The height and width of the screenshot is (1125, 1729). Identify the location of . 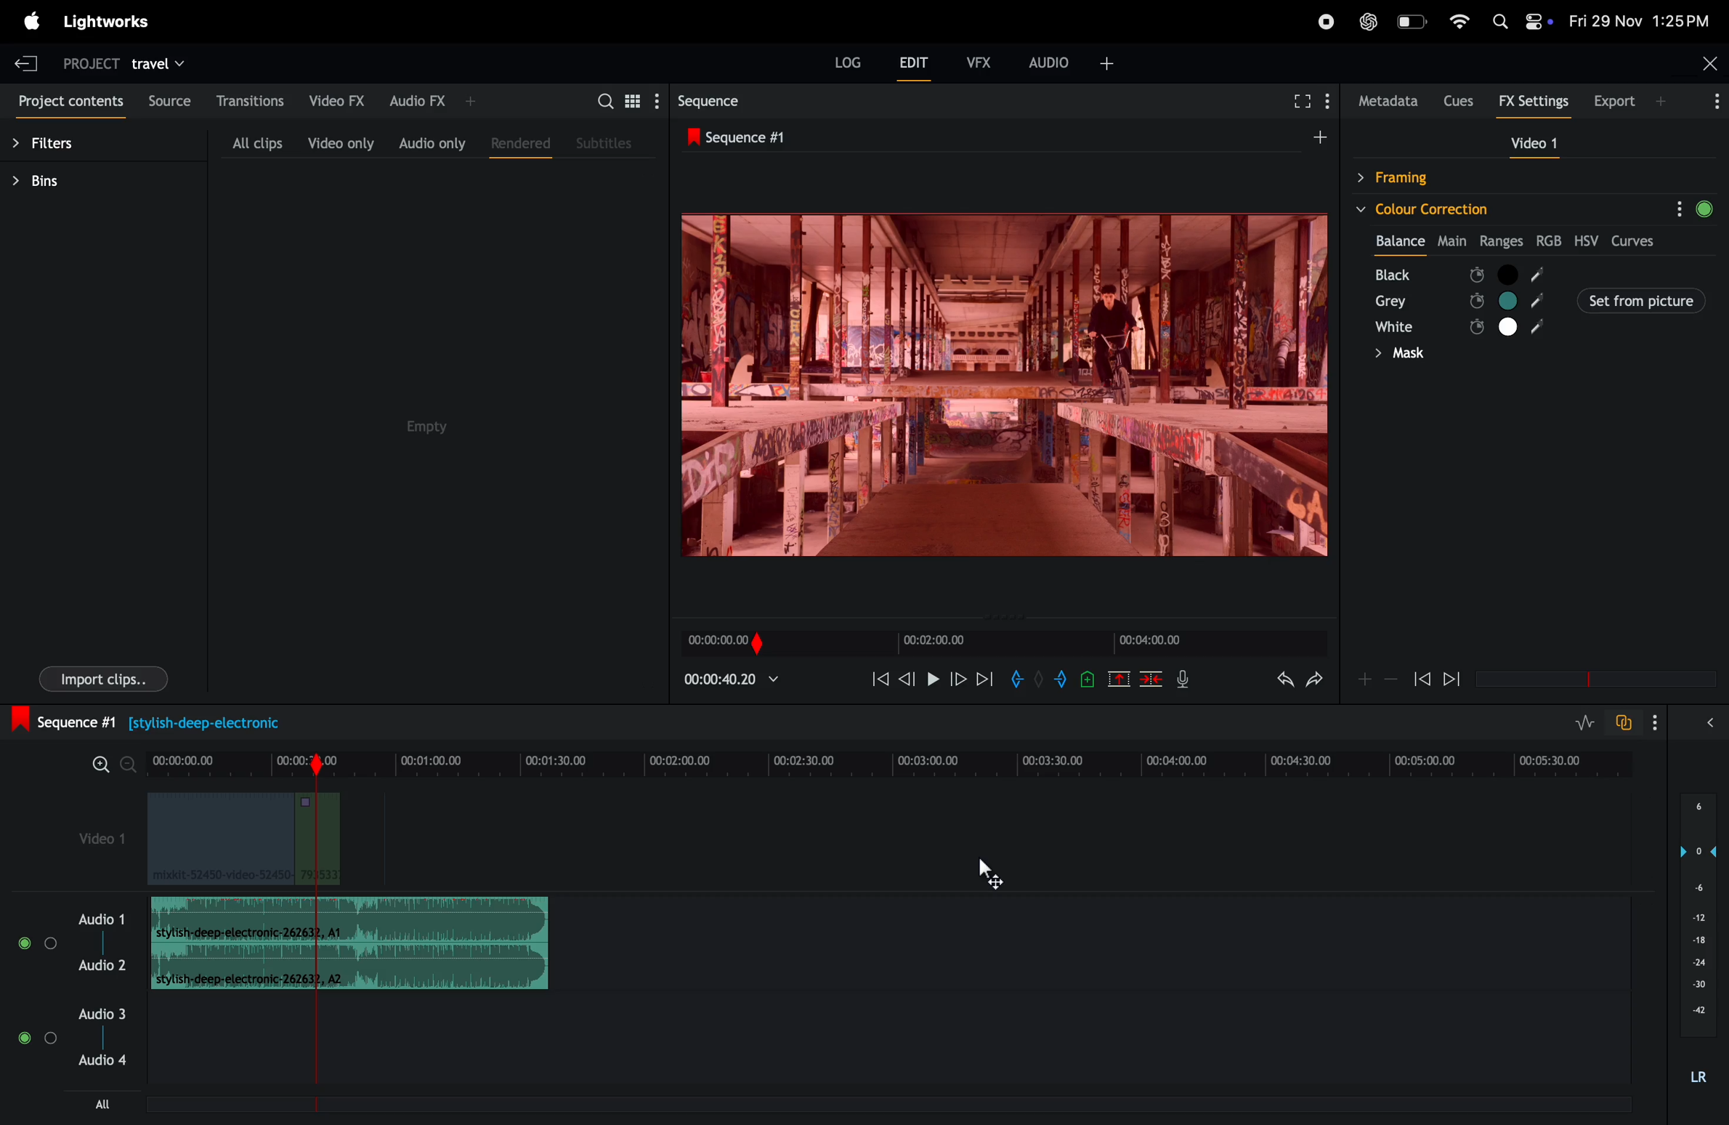
(1066, 61).